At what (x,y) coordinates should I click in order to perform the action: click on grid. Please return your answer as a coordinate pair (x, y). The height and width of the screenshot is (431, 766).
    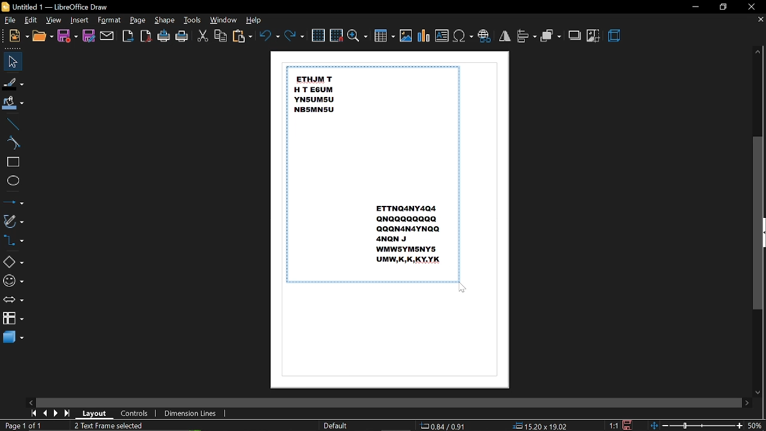
    Looking at the image, I should click on (318, 35).